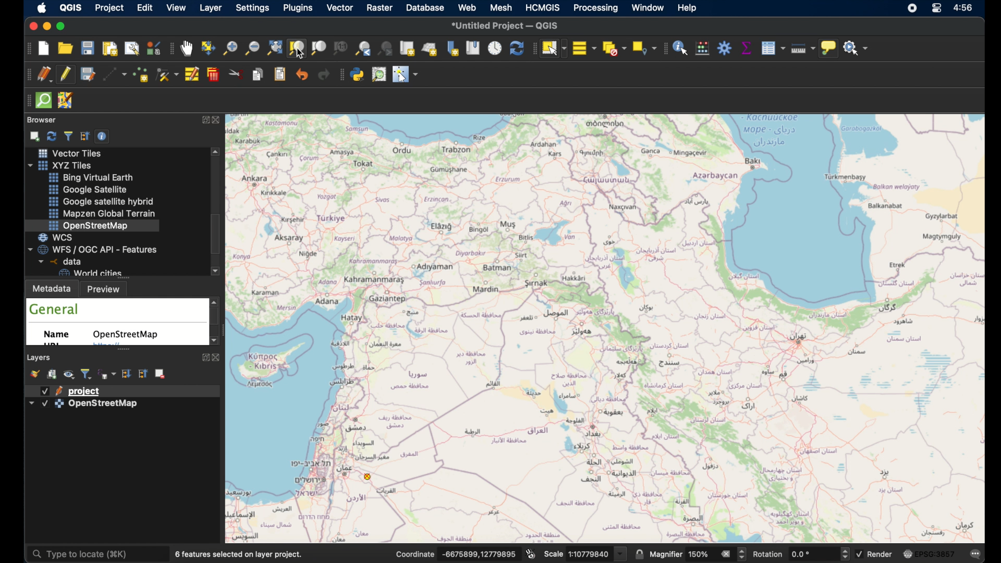 Image resolution: width=1001 pixels, height=563 pixels. I want to click on identify feature, so click(681, 48).